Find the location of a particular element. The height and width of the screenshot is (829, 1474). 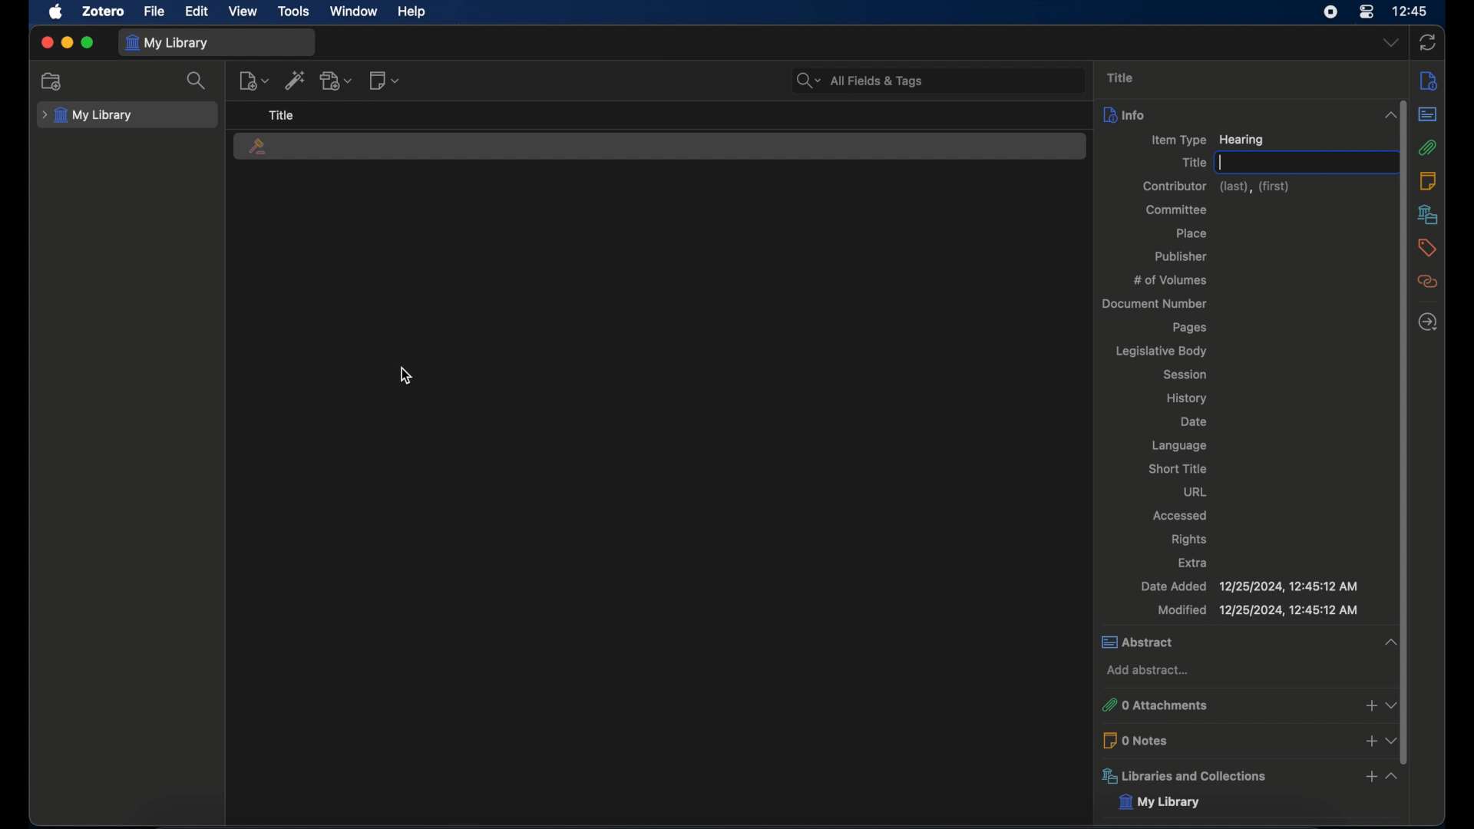

close is located at coordinates (46, 41).